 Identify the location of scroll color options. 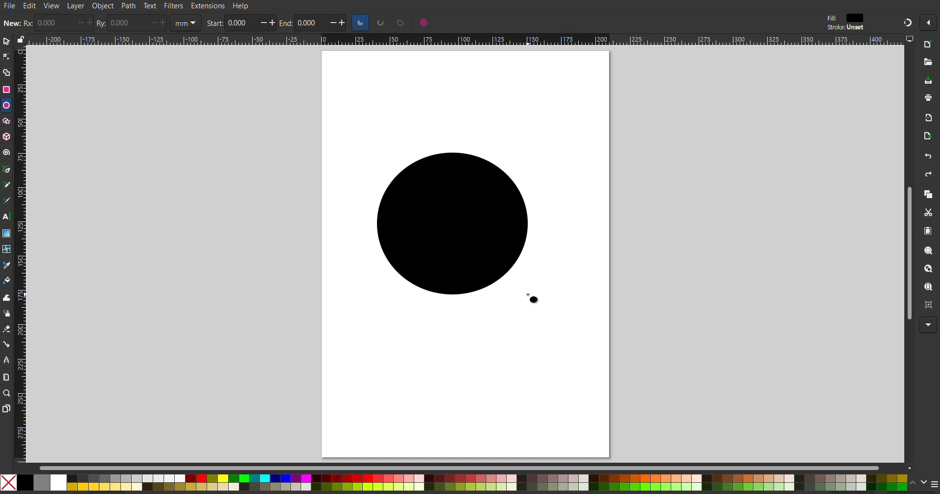
(918, 485).